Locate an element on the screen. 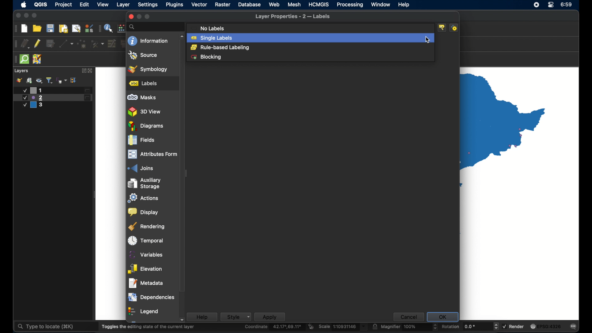 This screenshot has width=592, height=333. control center is located at coordinates (551, 5).